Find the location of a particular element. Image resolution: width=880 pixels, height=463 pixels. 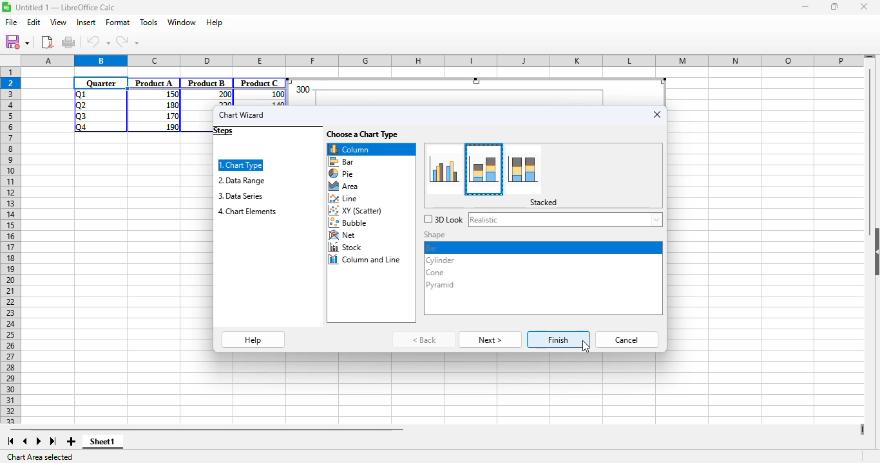

add new sheet is located at coordinates (70, 441).